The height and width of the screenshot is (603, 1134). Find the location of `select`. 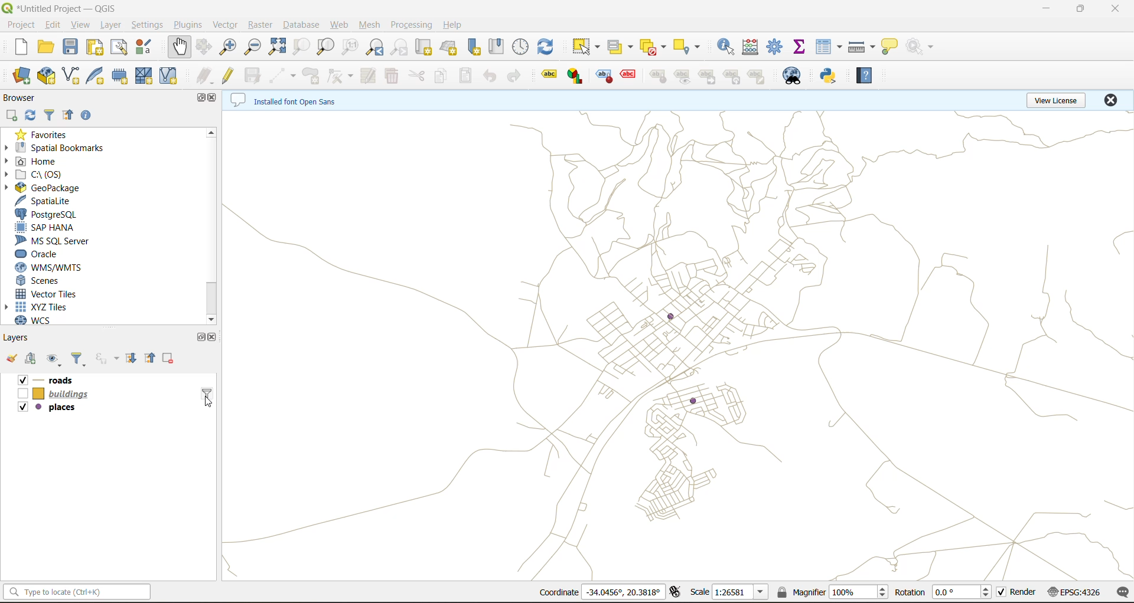

select is located at coordinates (585, 45).